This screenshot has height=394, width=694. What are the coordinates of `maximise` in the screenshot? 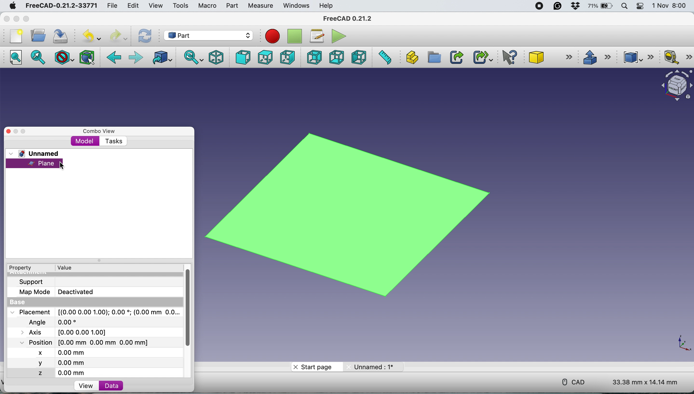 It's located at (27, 19).